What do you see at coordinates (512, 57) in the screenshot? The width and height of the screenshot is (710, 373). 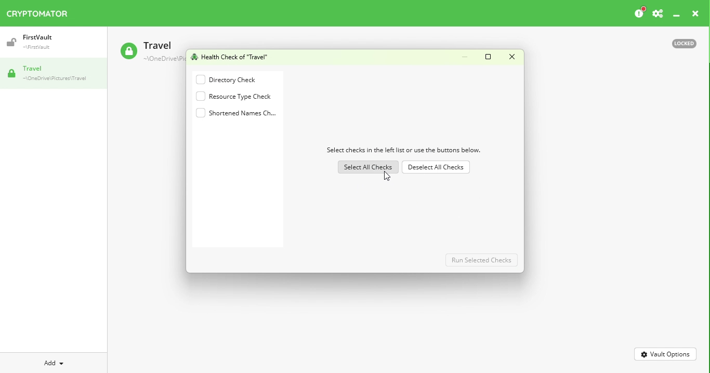 I see `Close` at bounding box center [512, 57].